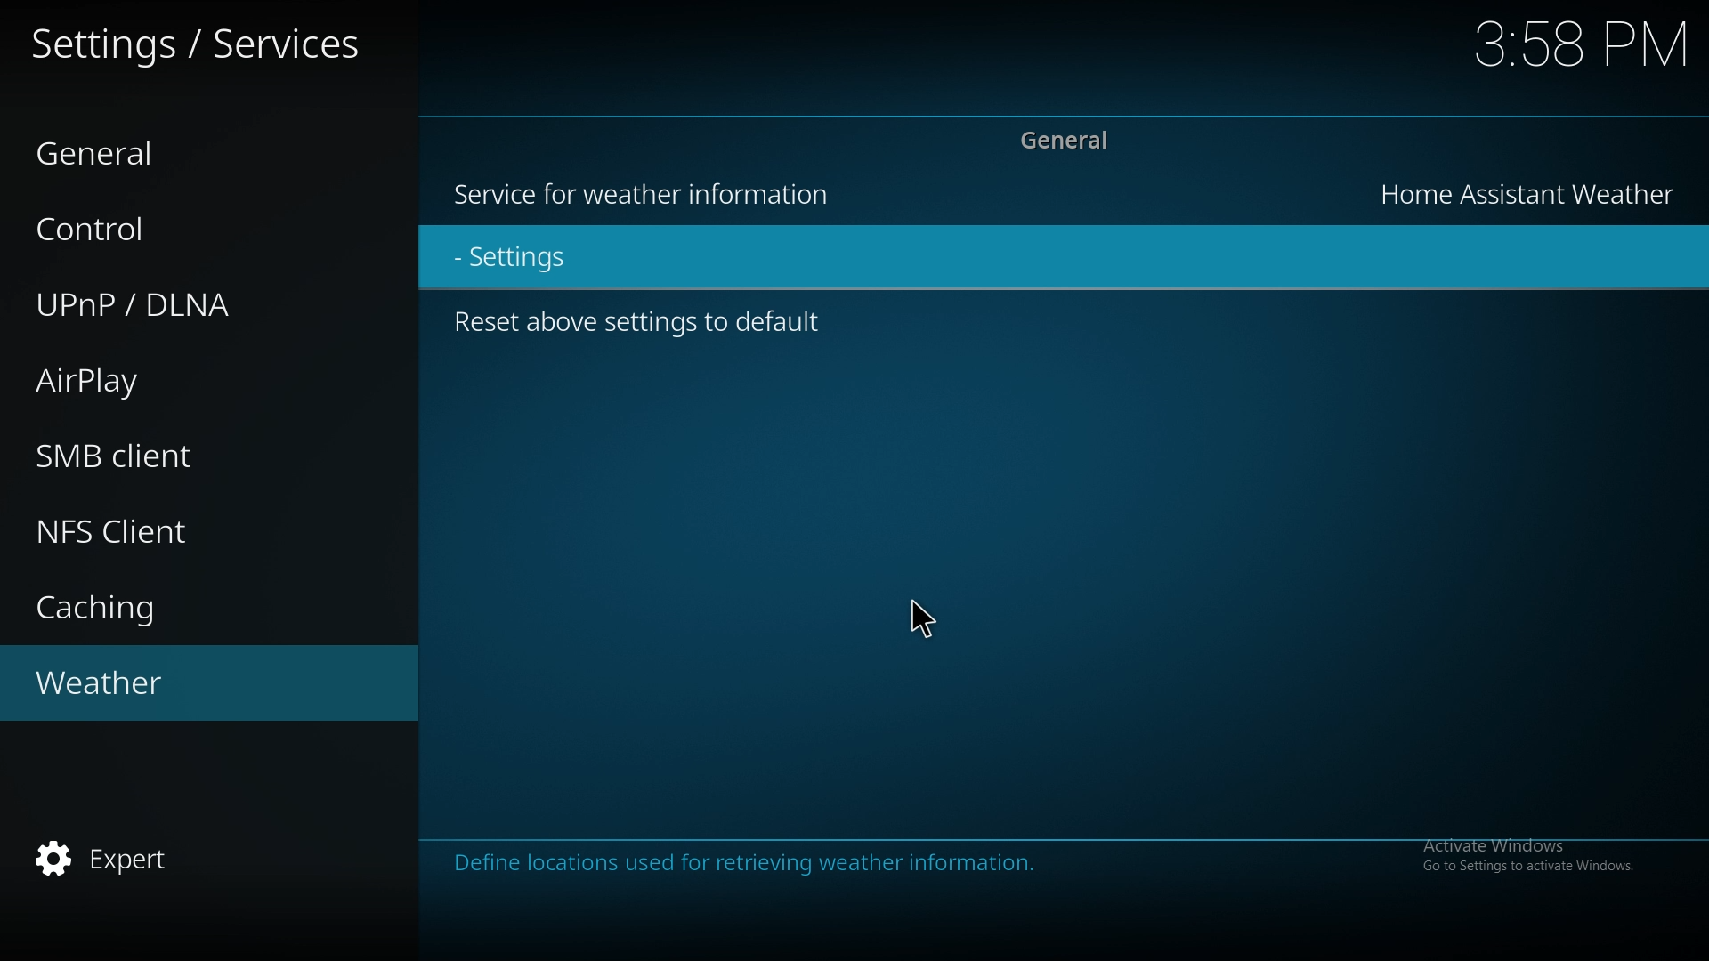 The height and width of the screenshot is (961, 1709). I want to click on General, so click(158, 145).